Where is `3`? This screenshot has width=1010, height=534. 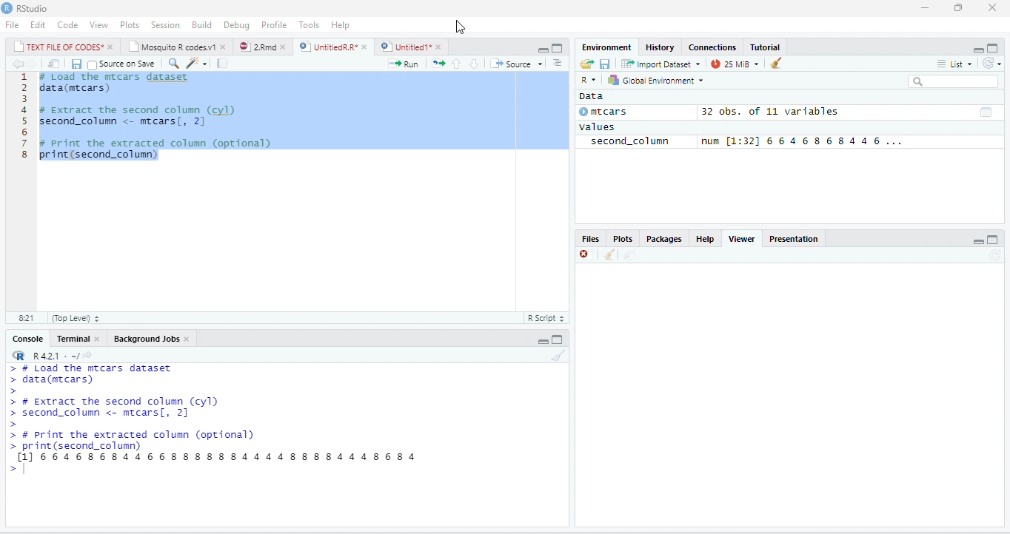 3 is located at coordinates (24, 99).